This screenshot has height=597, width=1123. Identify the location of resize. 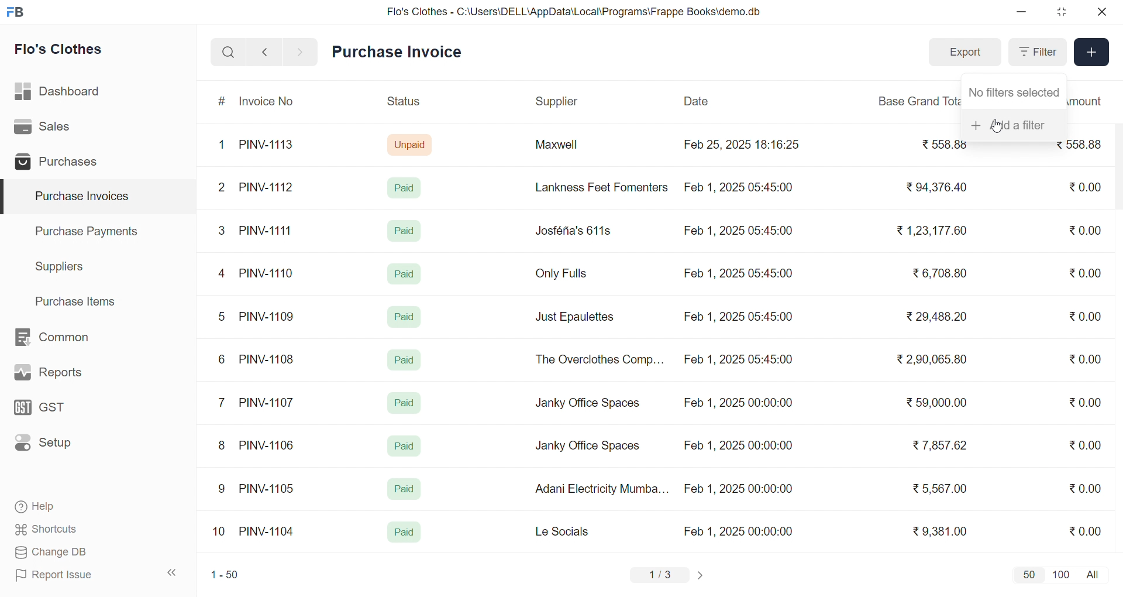
(1061, 12).